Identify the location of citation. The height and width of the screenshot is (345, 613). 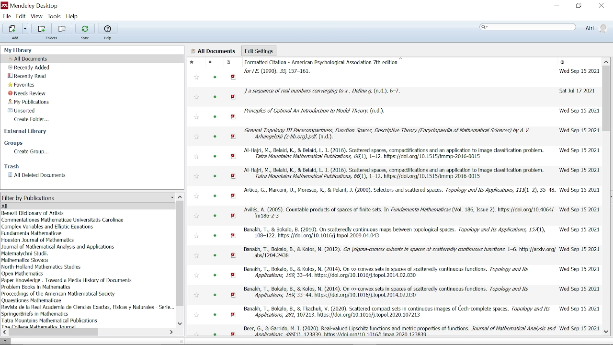
(395, 174).